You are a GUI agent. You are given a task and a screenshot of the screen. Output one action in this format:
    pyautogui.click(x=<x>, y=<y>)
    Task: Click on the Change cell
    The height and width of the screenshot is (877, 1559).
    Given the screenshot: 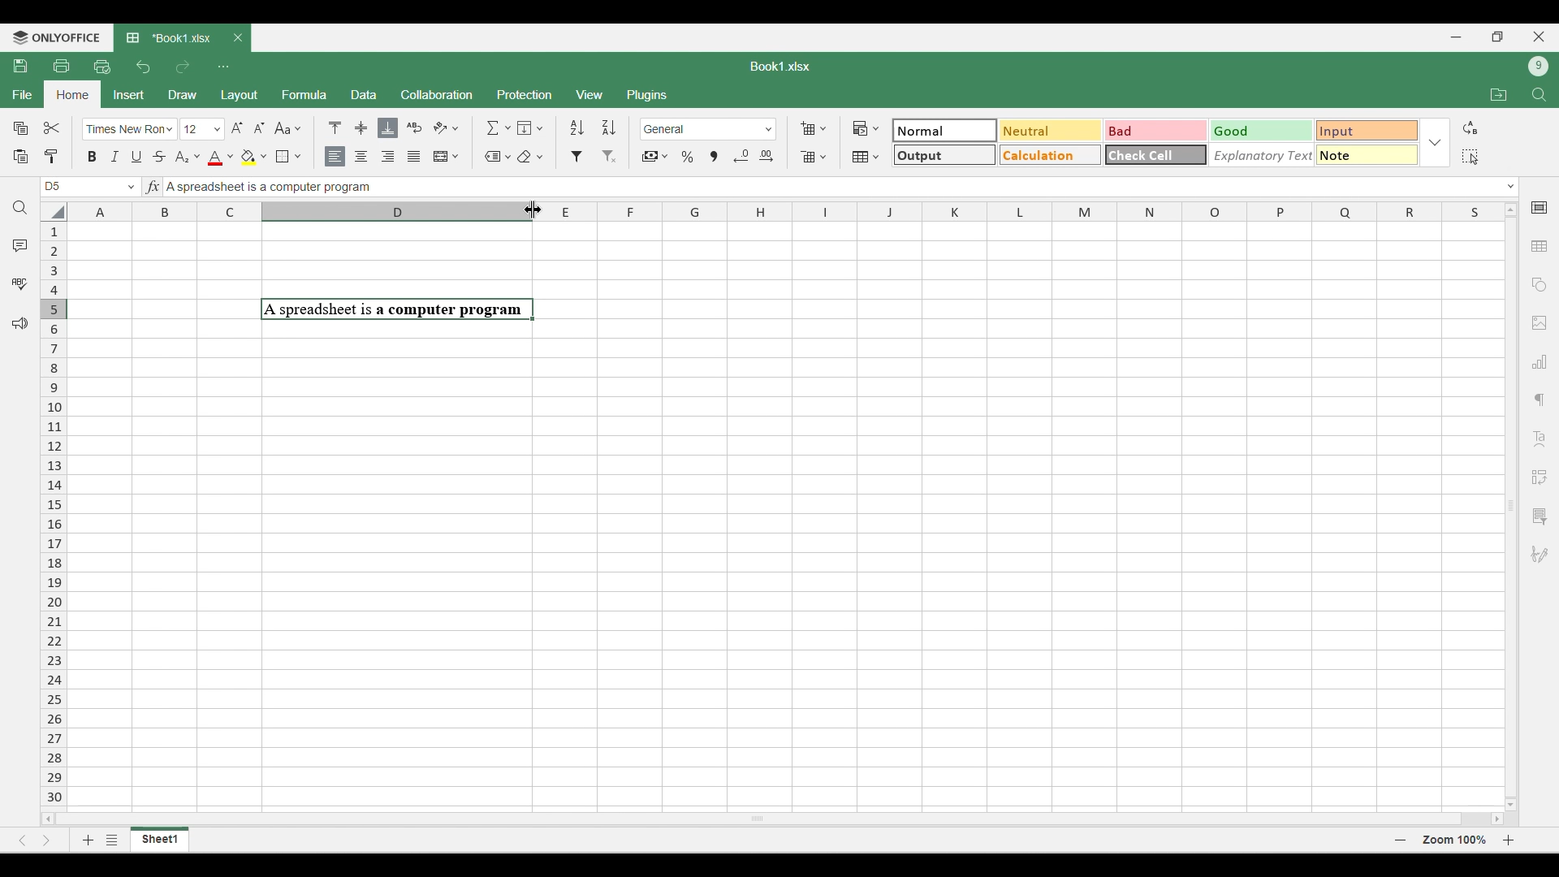 What is the action you would take?
    pyautogui.click(x=132, y=187)
    